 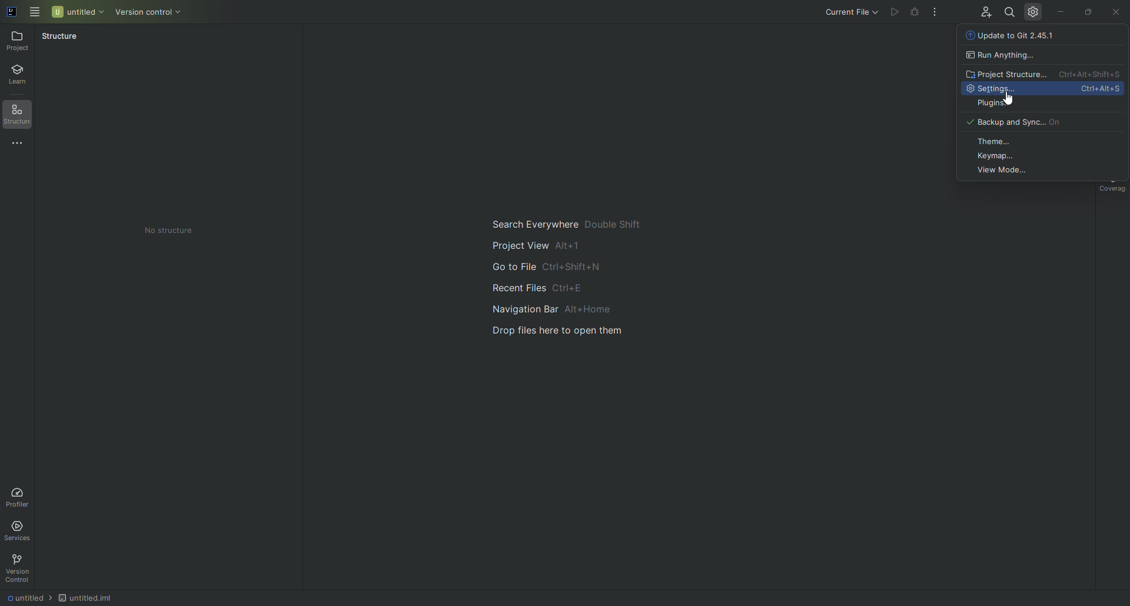 I want to click on Structure, so click(x=23, y=117).